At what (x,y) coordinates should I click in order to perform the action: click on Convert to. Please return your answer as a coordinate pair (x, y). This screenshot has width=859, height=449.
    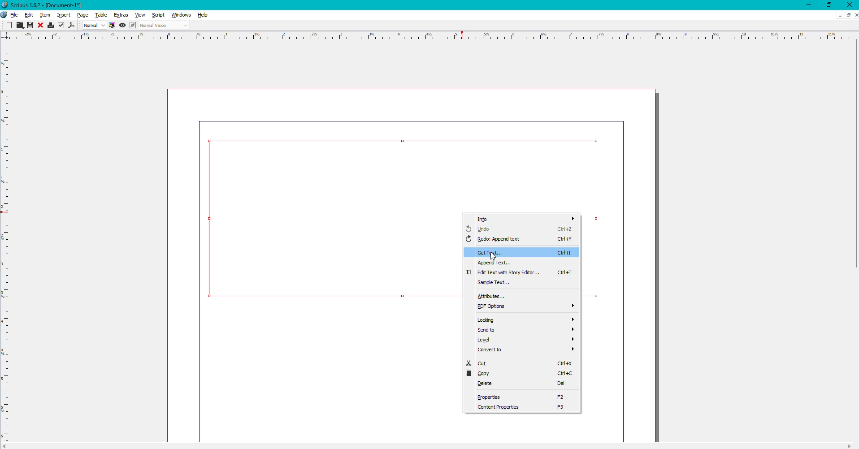
    Looking at the image, I should click on (518, 351).